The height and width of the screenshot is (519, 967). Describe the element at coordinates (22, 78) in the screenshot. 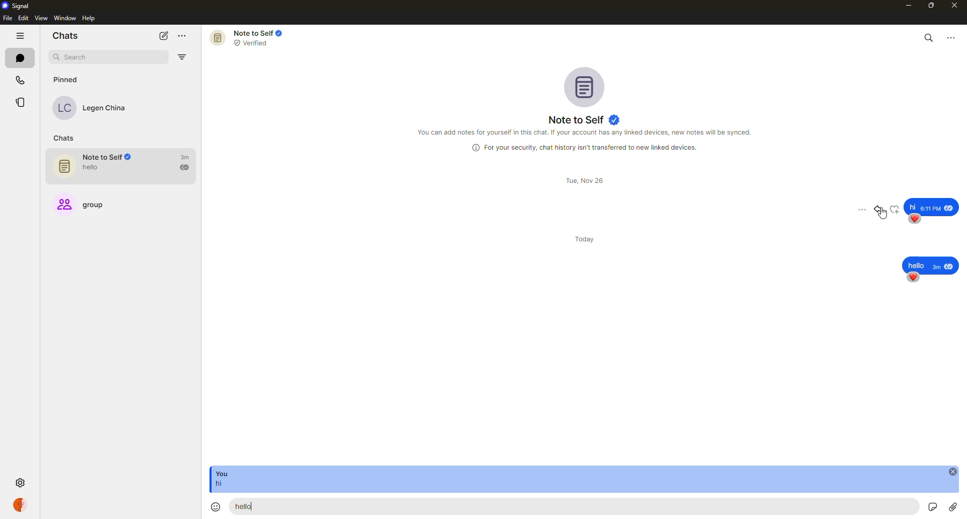

I see `calls` at that location.